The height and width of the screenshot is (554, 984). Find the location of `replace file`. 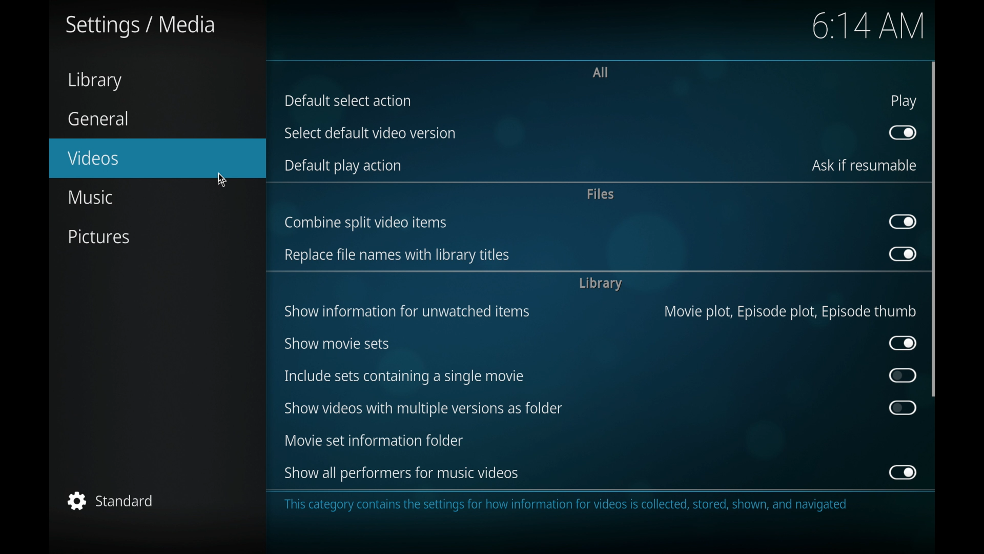

replace file is located at coordinates (397, 255).